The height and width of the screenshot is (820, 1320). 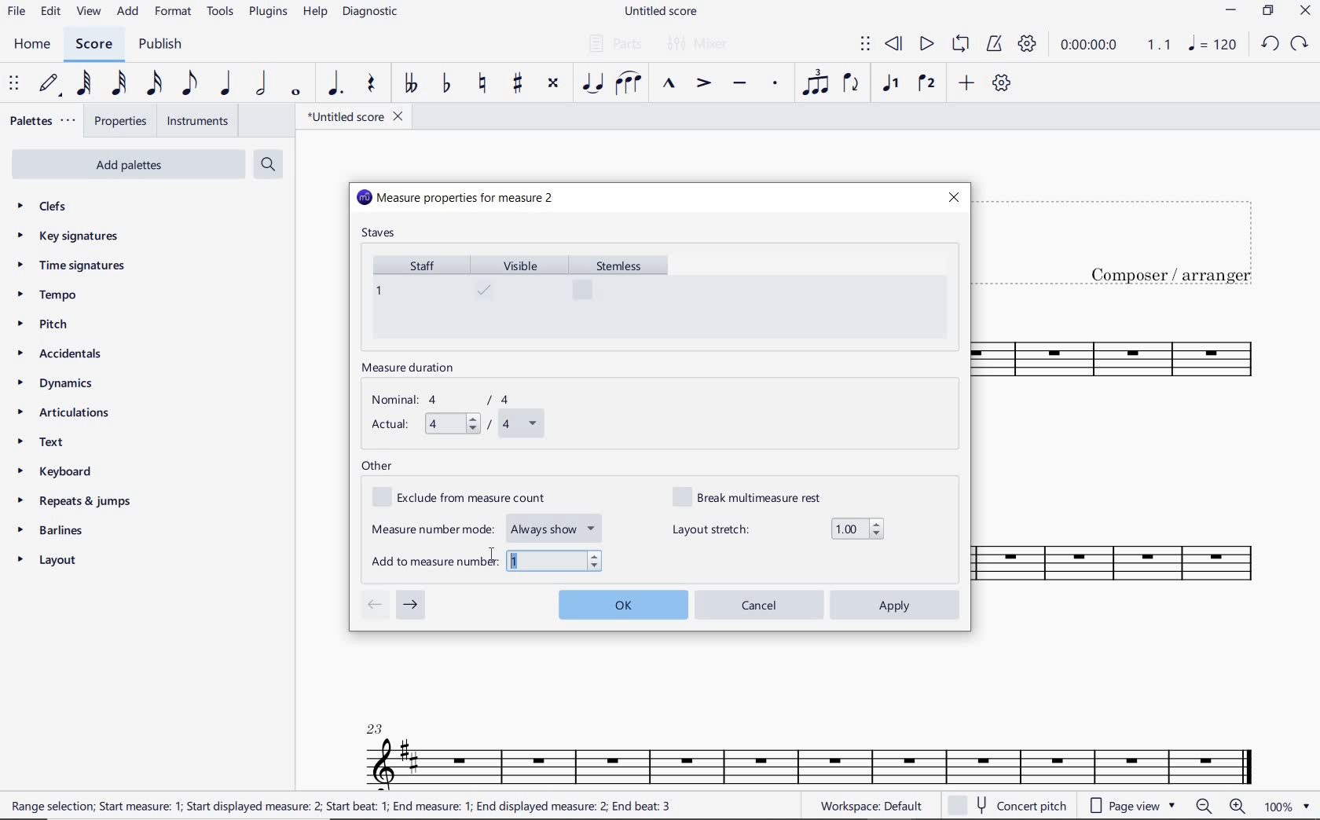 I want to click on PLAYBACK SETTINGS, so click(x=1027, y=45).